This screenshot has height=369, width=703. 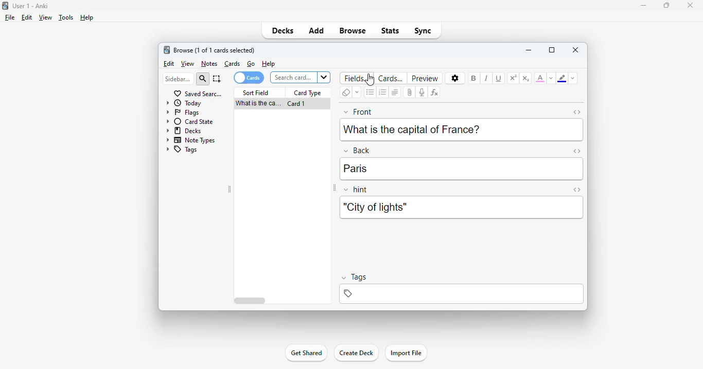 I want to click on unordered list, so click(x=371, y=93).